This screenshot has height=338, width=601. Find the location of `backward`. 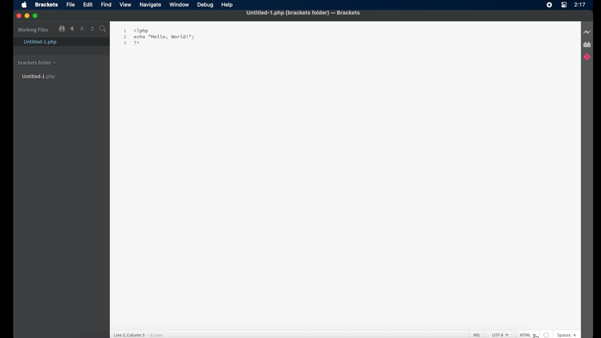

backward is located at coordinates (72, 29).